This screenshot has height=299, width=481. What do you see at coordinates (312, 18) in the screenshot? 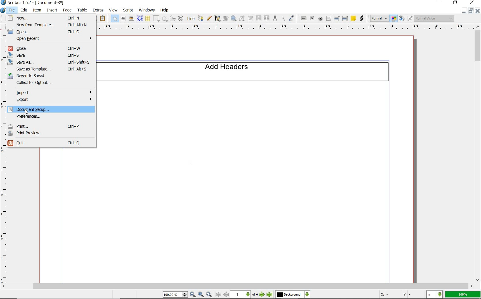
I see `pdf check box` at bounding box center [312, 18].